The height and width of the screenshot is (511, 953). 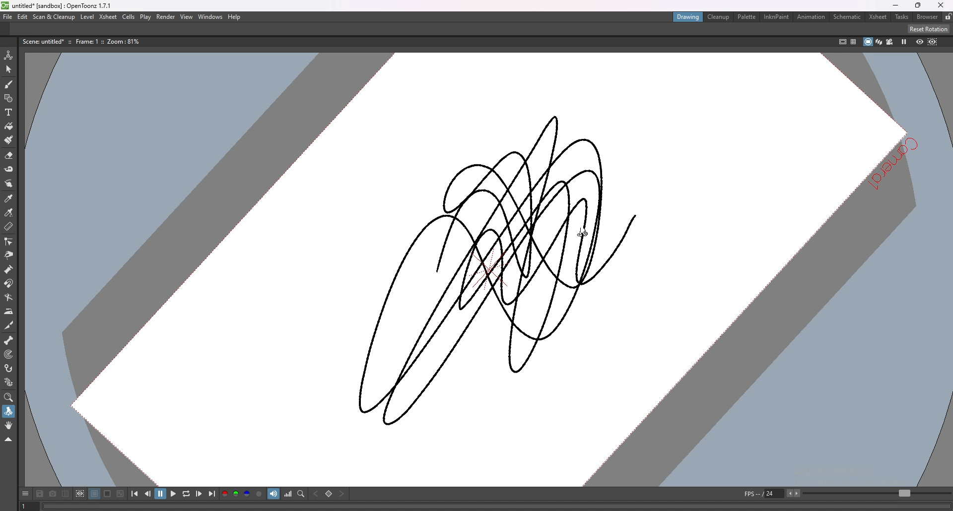 I want to click on finger, so click(x=8, y=184).